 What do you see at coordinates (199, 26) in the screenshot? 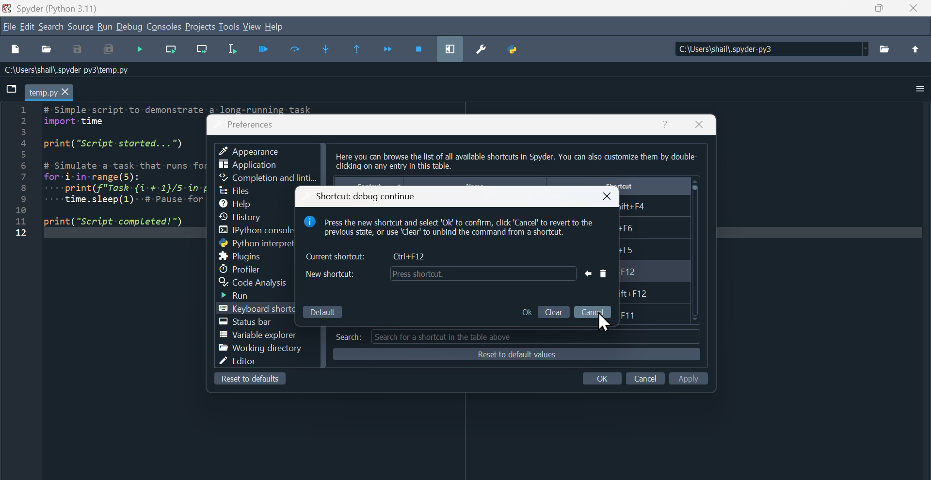
I see `Projects` at bounding box center [199, 26].